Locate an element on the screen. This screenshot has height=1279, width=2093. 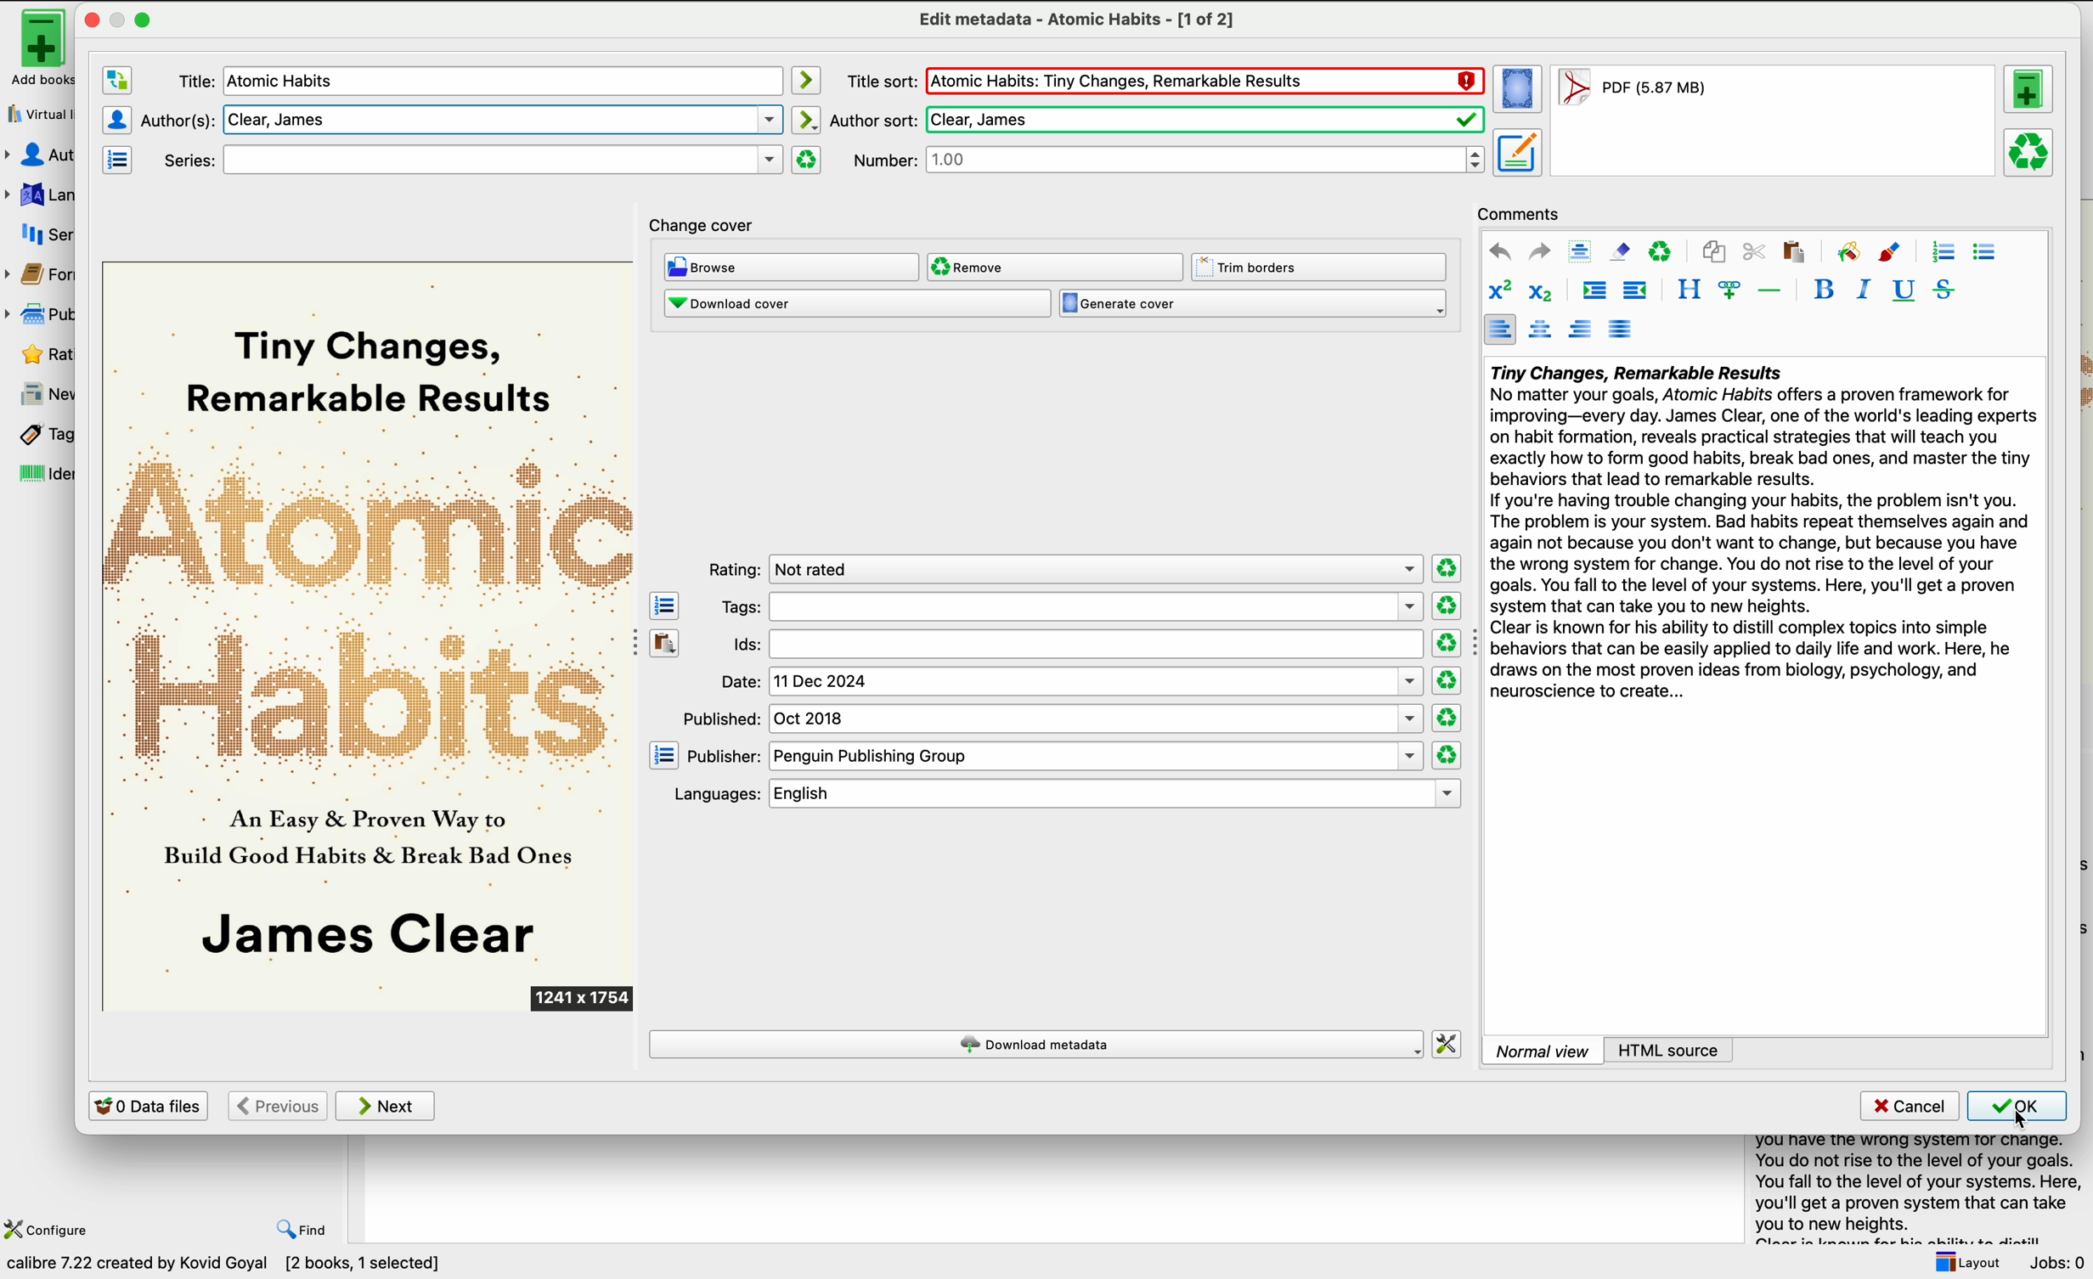
add a format to this book is located at coordinates (2031, 93).